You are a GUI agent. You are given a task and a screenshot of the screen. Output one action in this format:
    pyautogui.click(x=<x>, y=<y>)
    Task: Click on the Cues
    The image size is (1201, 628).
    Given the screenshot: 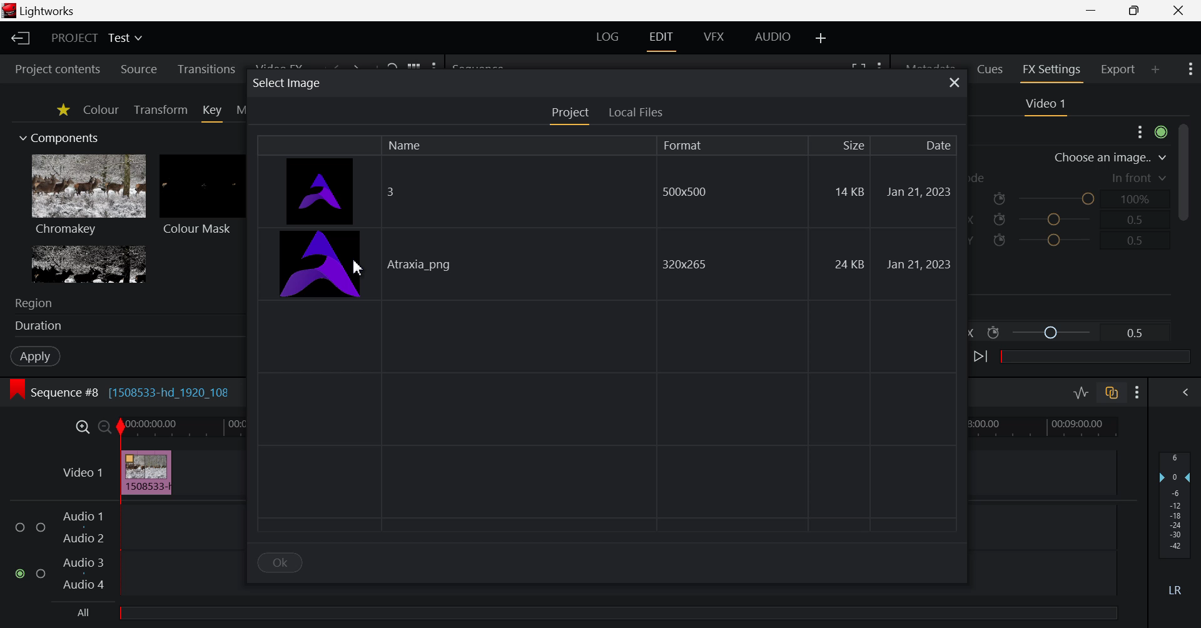 What is the action you would take?
    pyautogui.click(x=988, y=69)
    